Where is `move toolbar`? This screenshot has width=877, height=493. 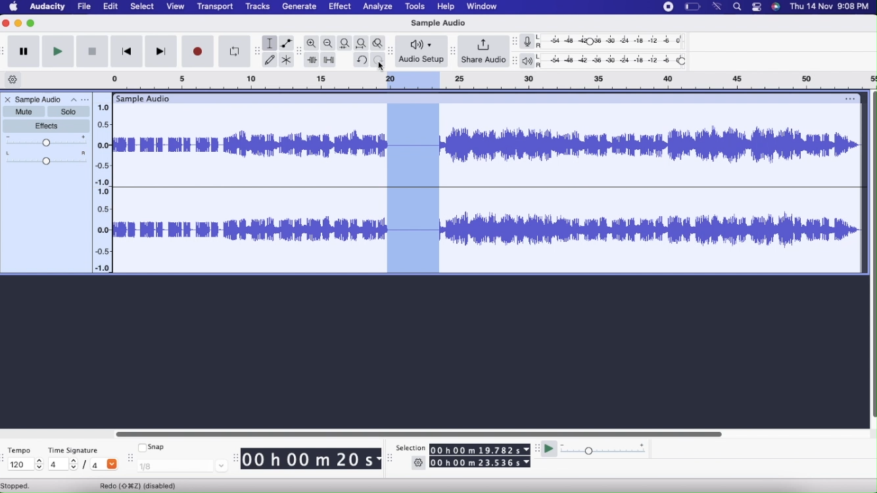
move toolbar is located at coordinates (391, 458).